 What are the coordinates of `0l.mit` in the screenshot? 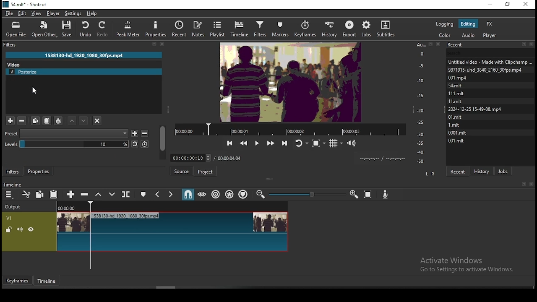 It's located at (455, 117).